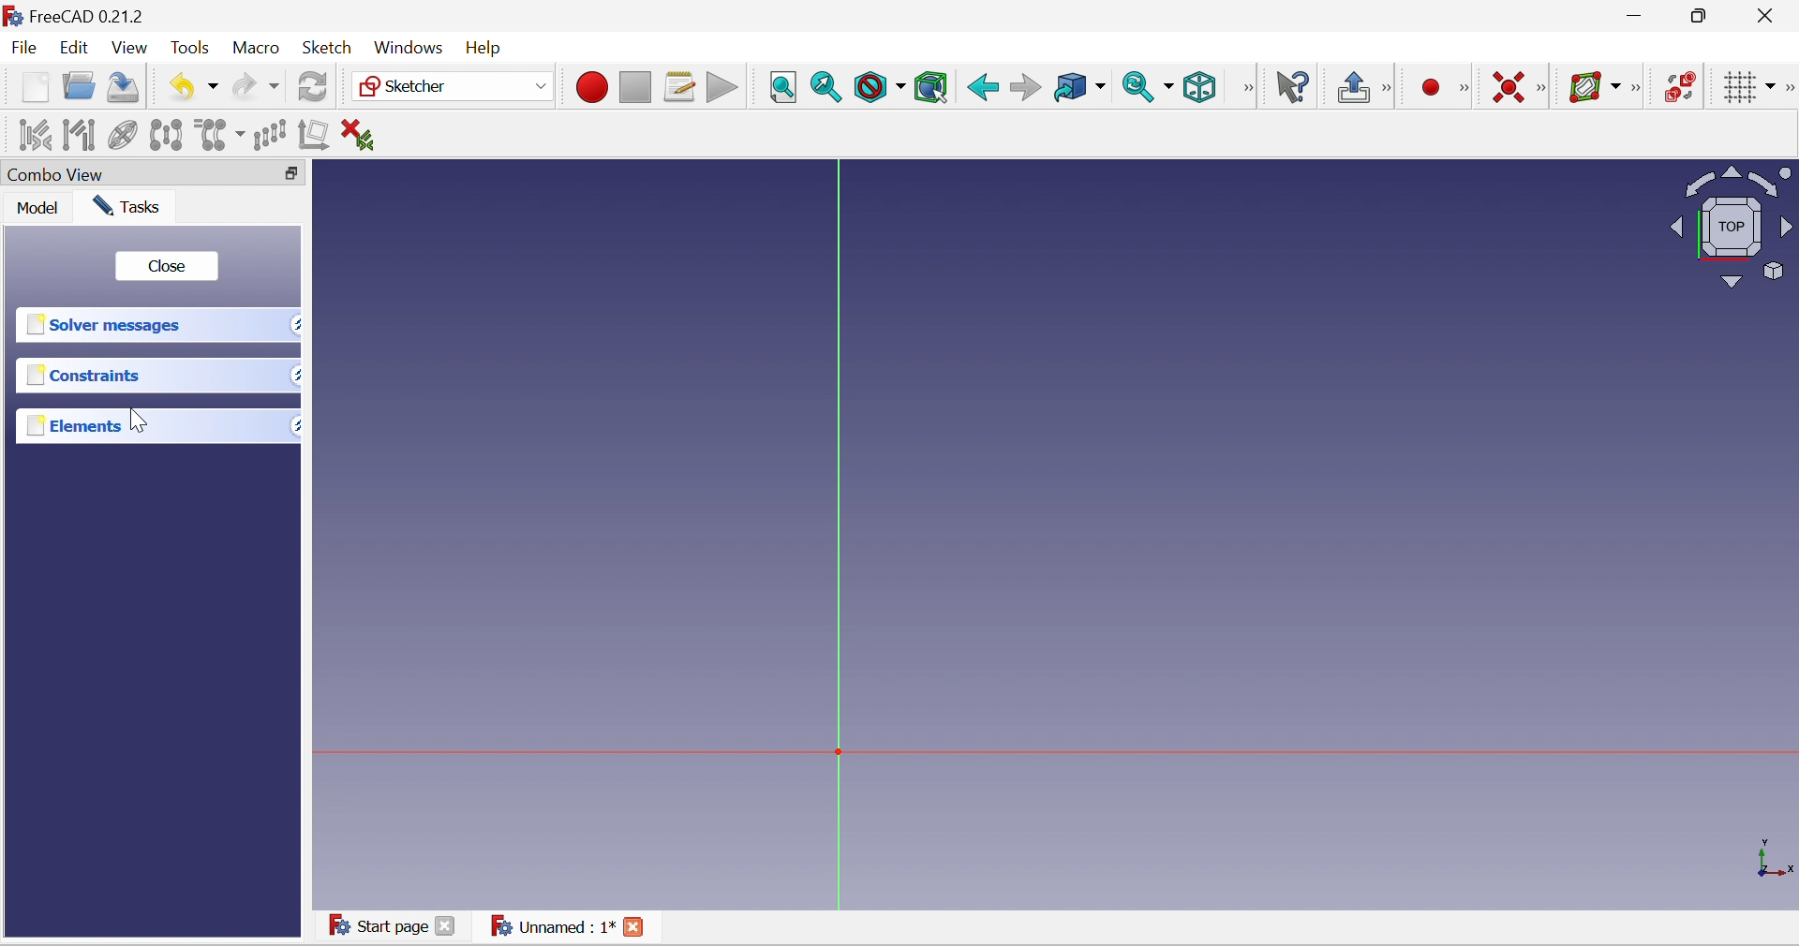  Describe the element at coordinates (1775, 855) in the screenshot. I see `x, y, z axis` at that location.